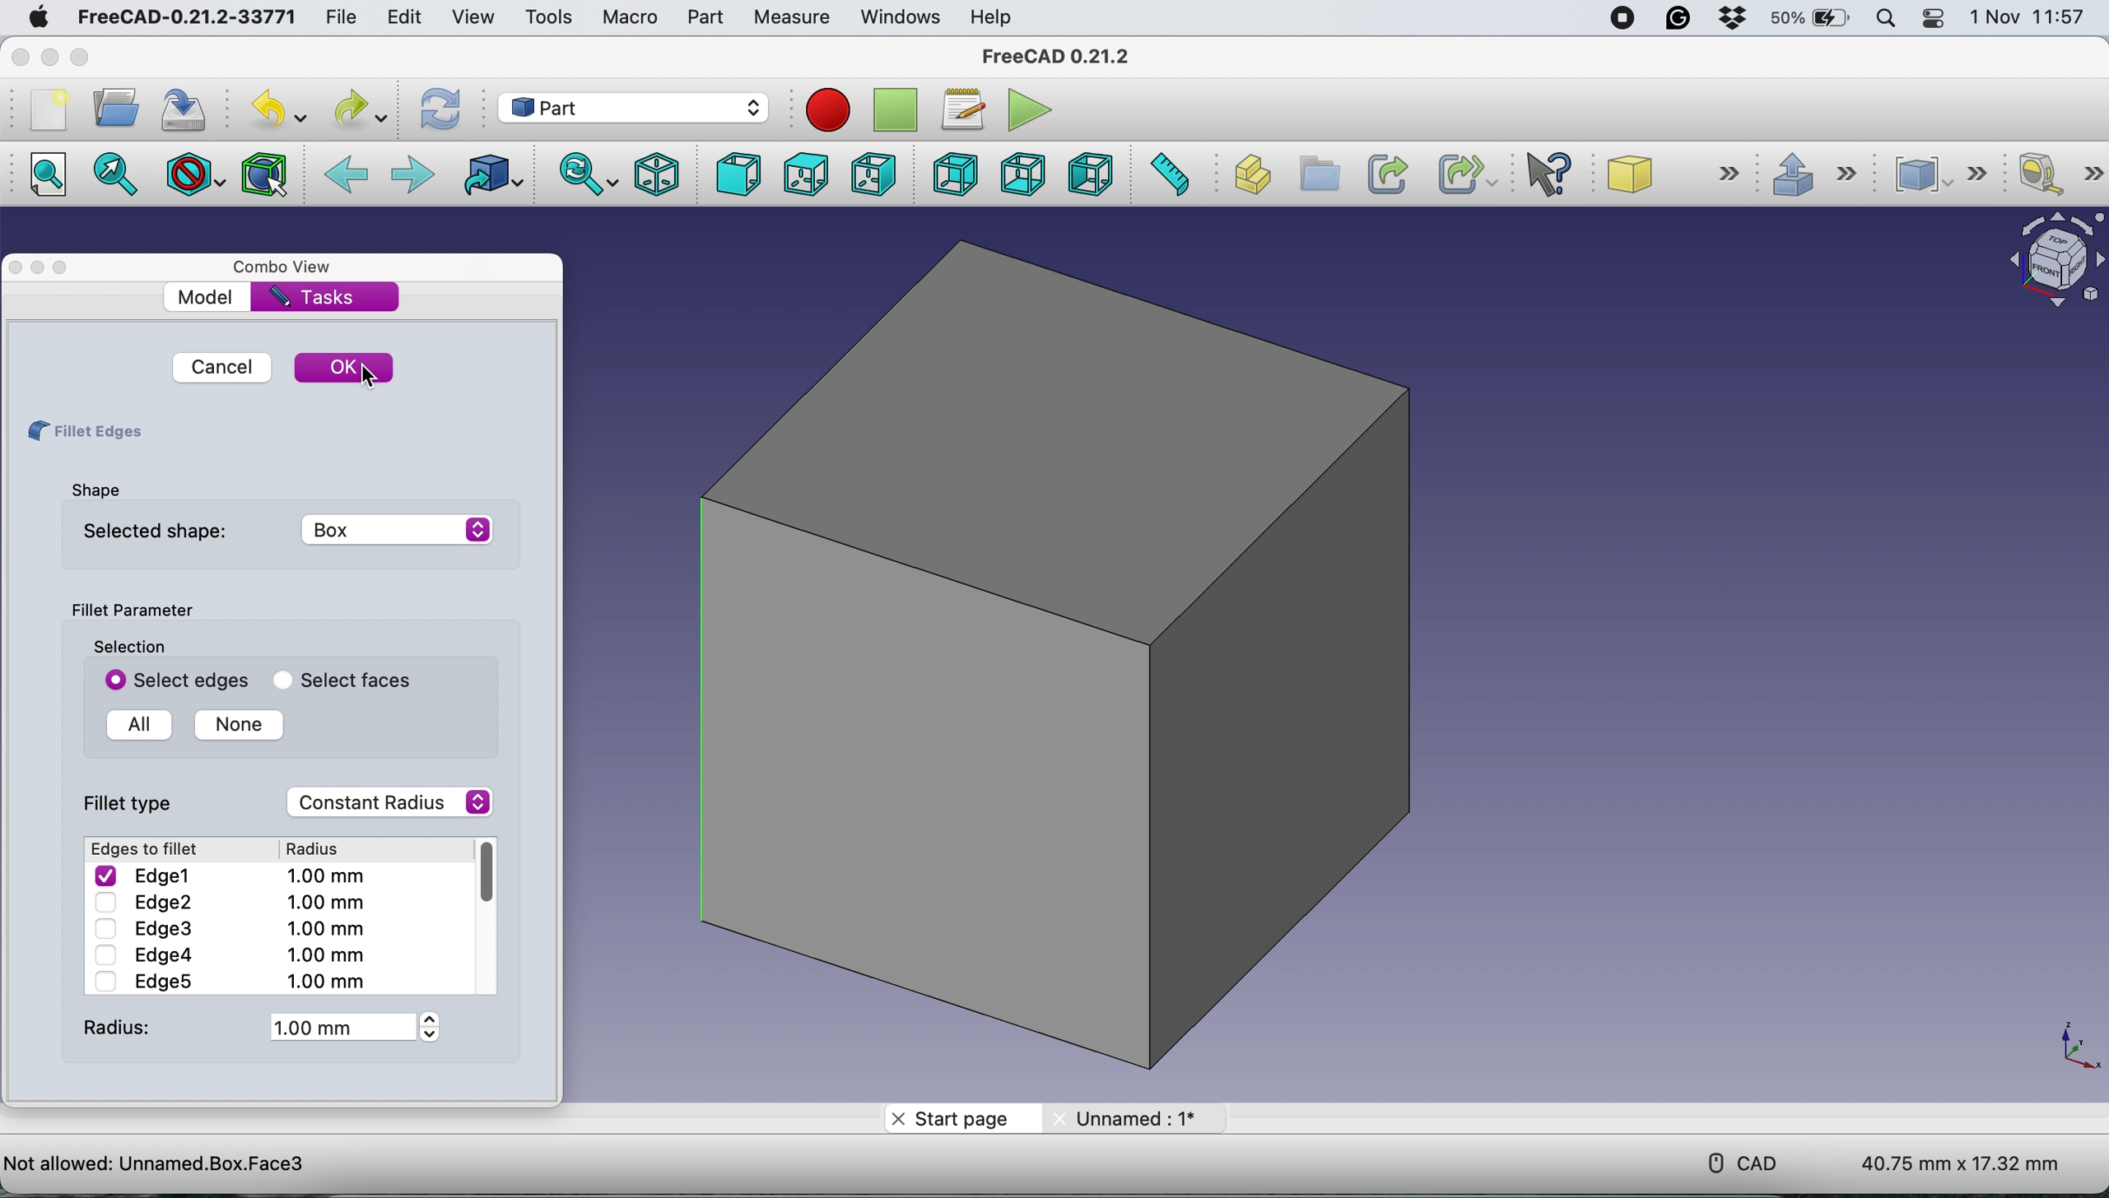  Describe the element at coordinates (487, 872) in the screenshot. I see `vertical slider` at that location.